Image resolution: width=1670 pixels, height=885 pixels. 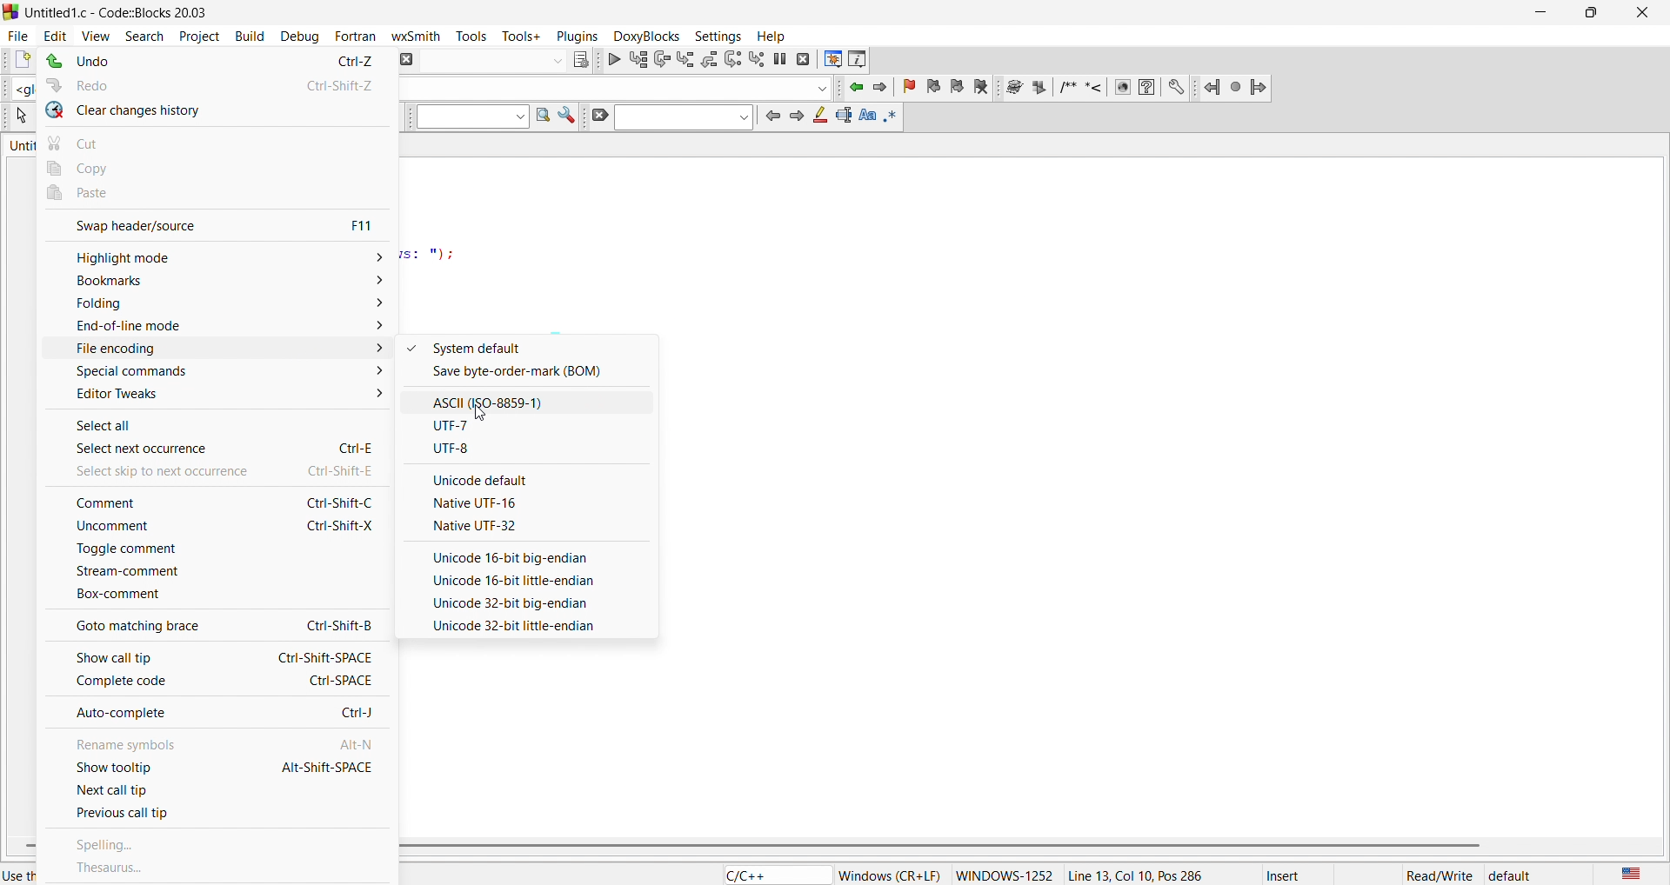 I want to click on special commands, so click(x=218, y=372).